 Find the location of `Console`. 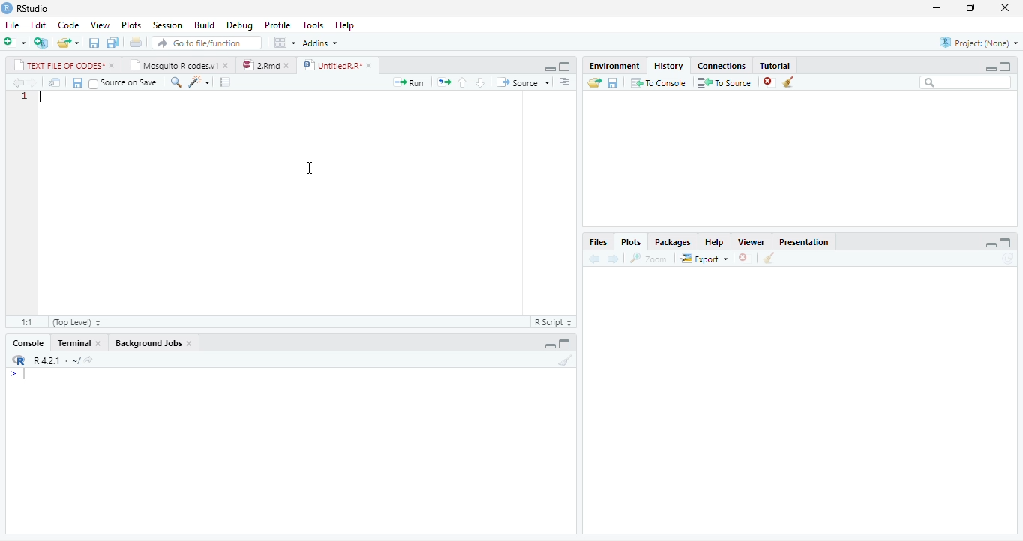

Console is located at coordinates (28, 343).